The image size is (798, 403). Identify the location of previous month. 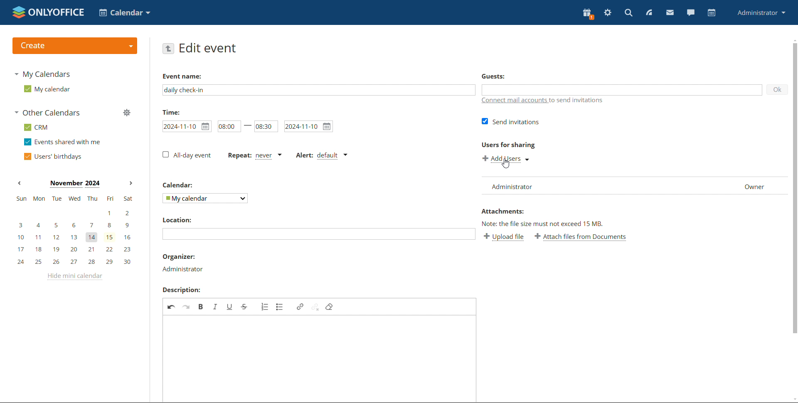
(19, 183).